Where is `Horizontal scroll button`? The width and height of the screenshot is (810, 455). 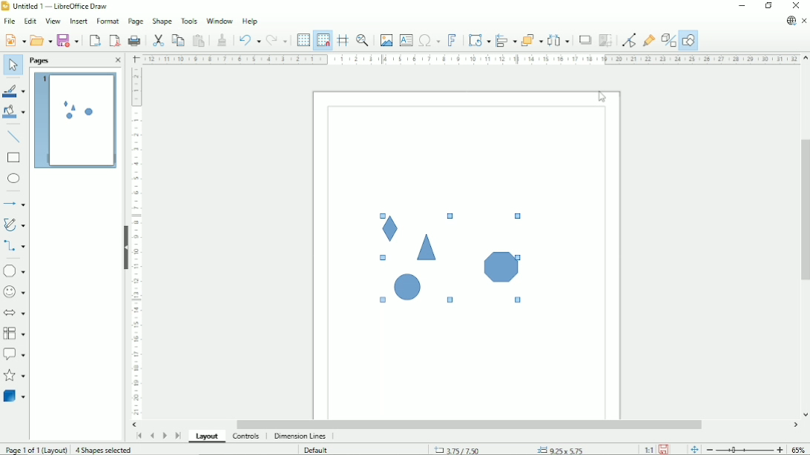 Horizontal scroll button is located at coordinates (134, 424).